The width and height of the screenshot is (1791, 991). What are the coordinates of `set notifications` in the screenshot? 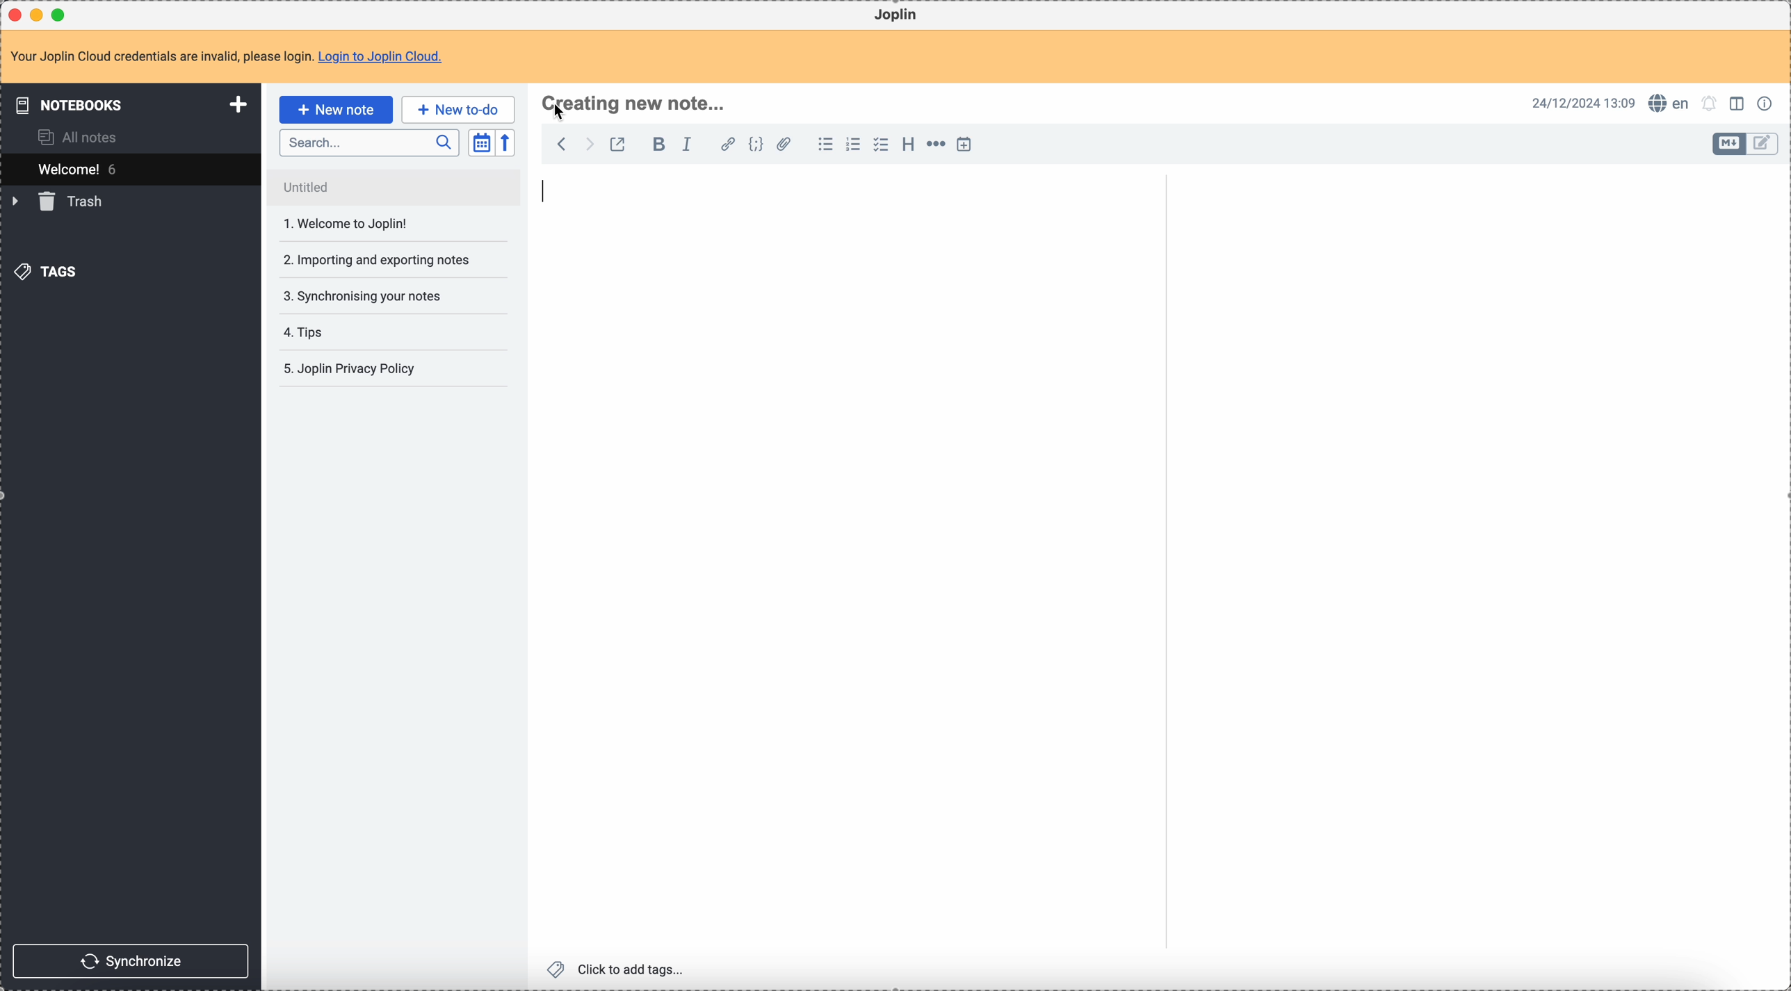 It's located at (1710, 103).